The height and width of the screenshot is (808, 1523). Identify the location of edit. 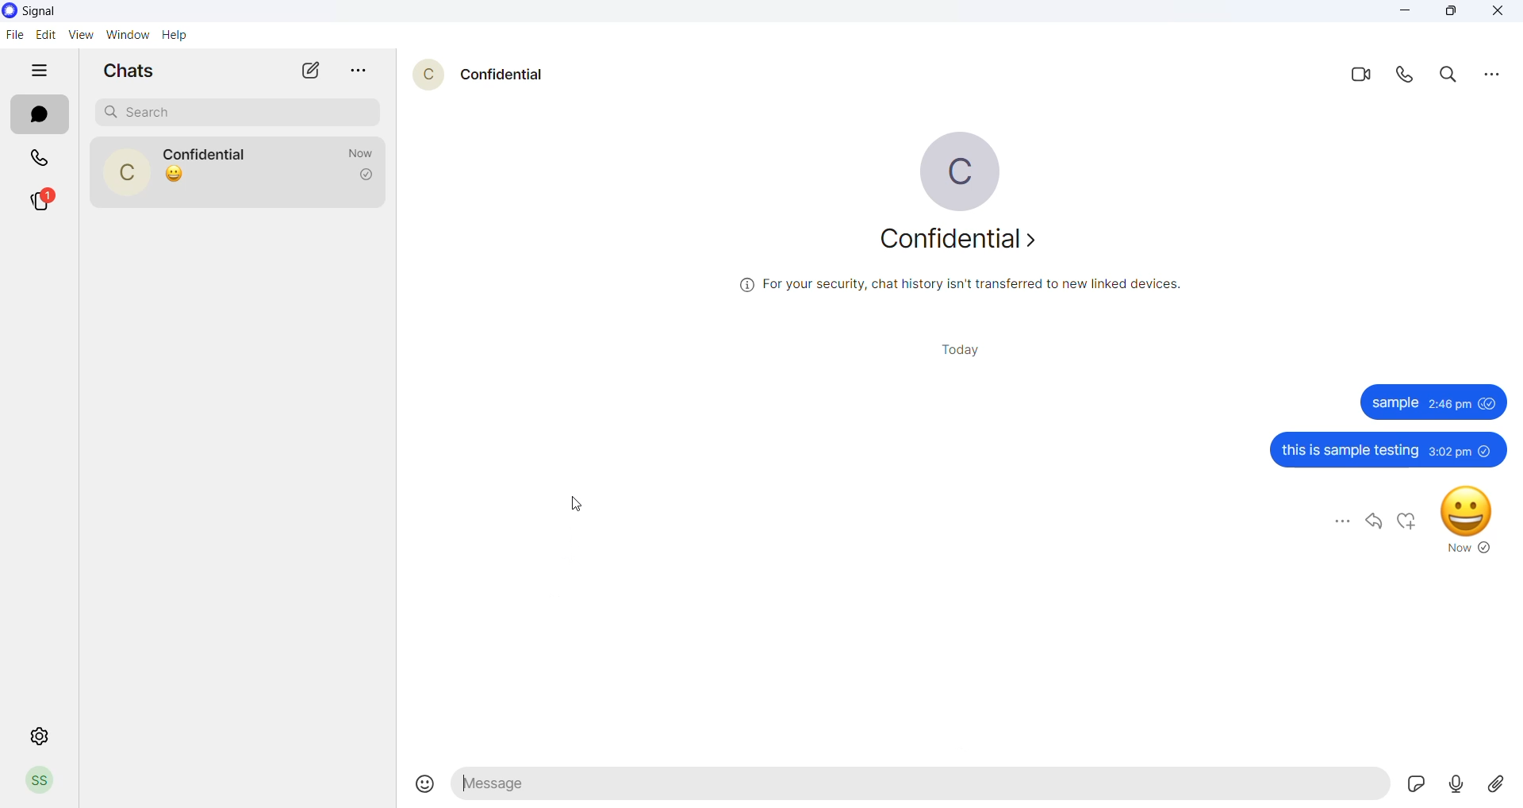
(47, 33).